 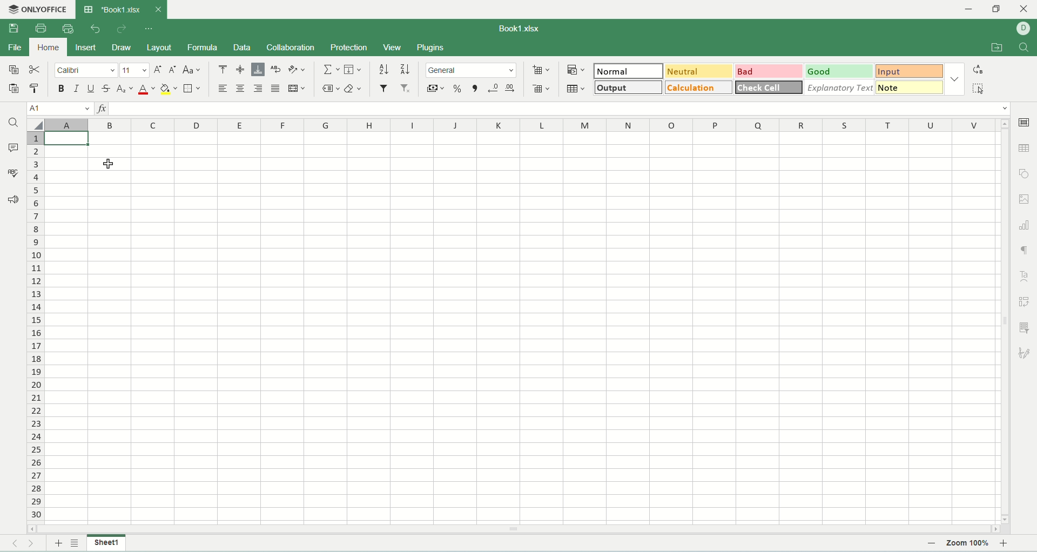 What do you see at coordinates (96, 30) in the screenshot?
I see `undo` at bounding box center [96, 30].